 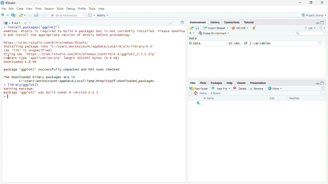 I want to click on Debug, so click(x=71, y=9).